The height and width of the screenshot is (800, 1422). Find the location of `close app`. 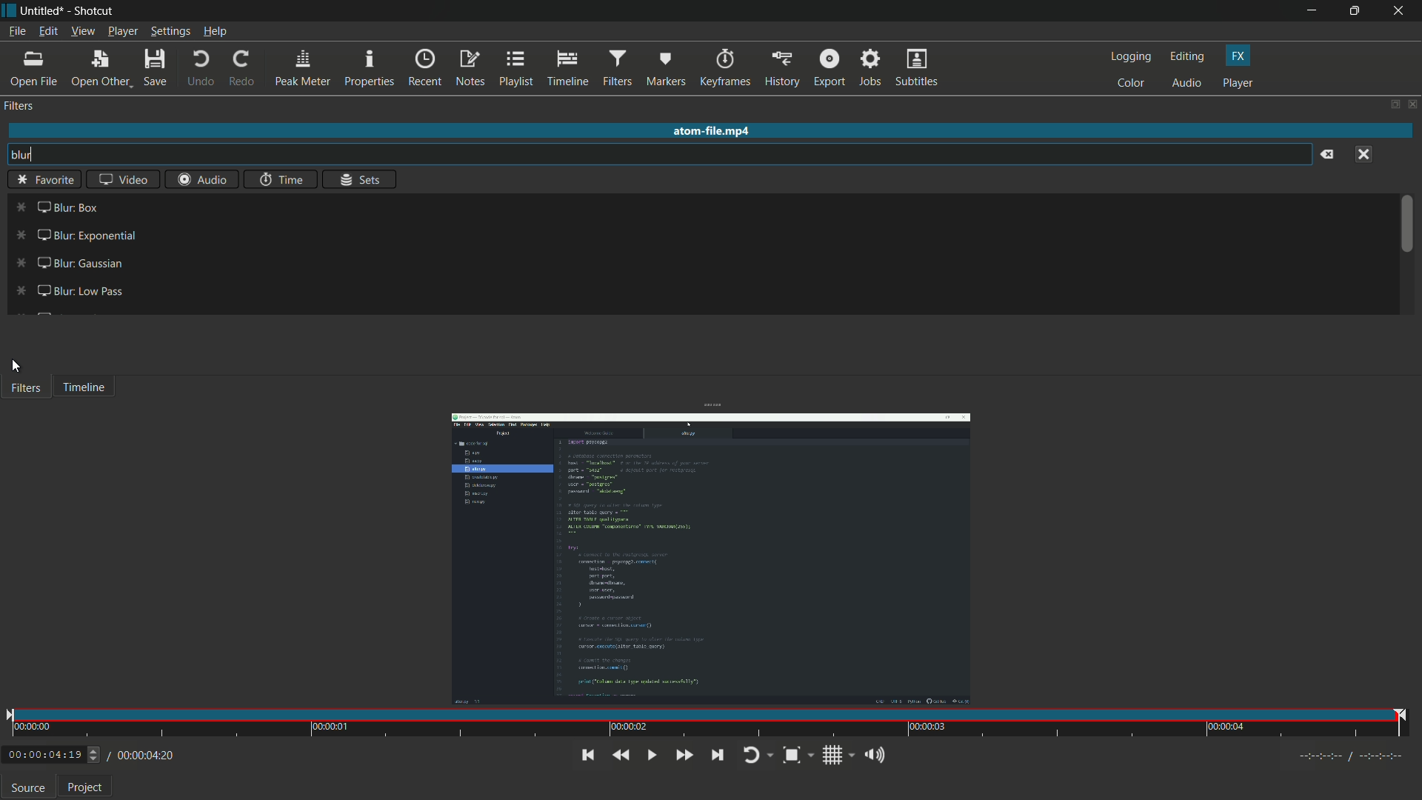

close app is located at coordinates (1401, 11).